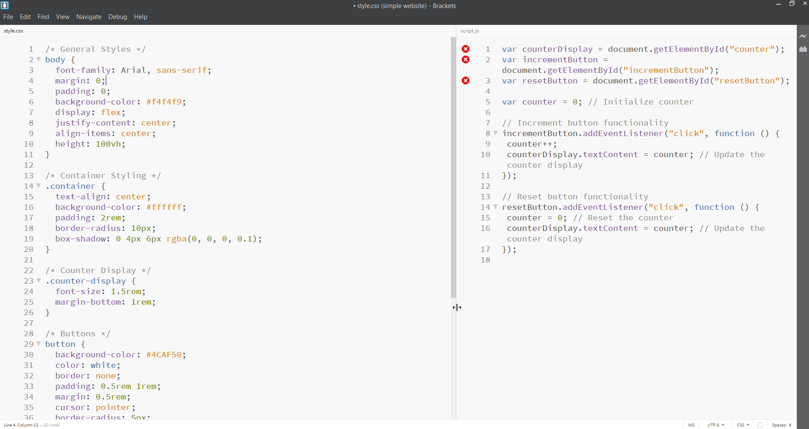  Describe the element at coordinates (454, 228) in the screenshot. I see `scroll bar` at that location.